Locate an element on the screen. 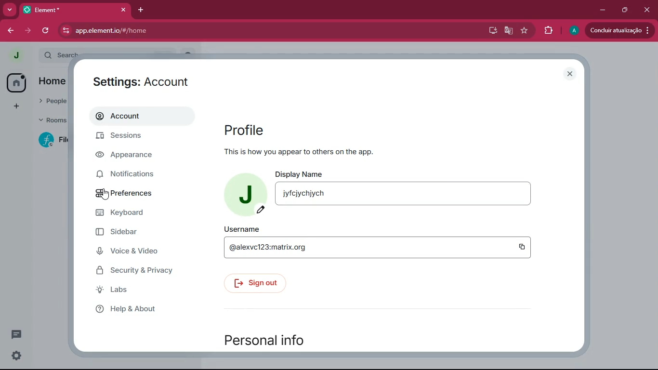 The height and width of the screenshot is (370, 658). copy is located at coordinates (520, 247).